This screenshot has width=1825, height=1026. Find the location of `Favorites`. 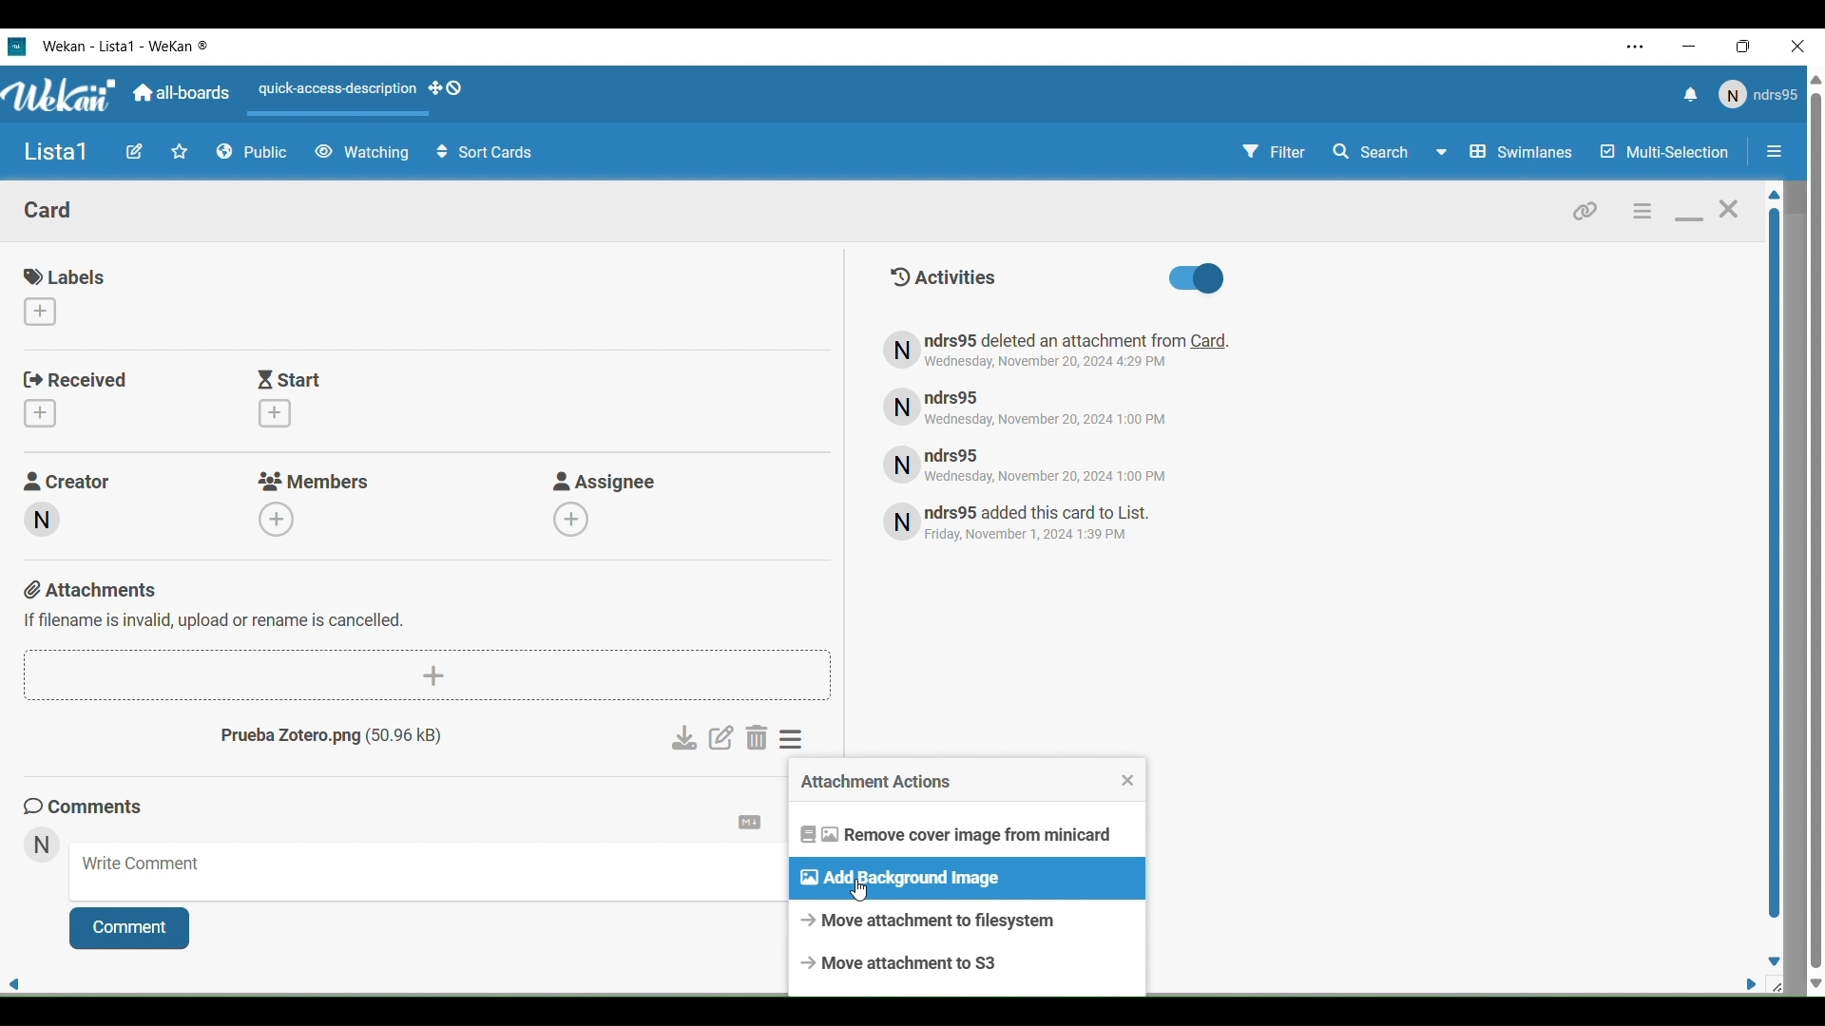

Favorites is located at coordinates (180, 152).